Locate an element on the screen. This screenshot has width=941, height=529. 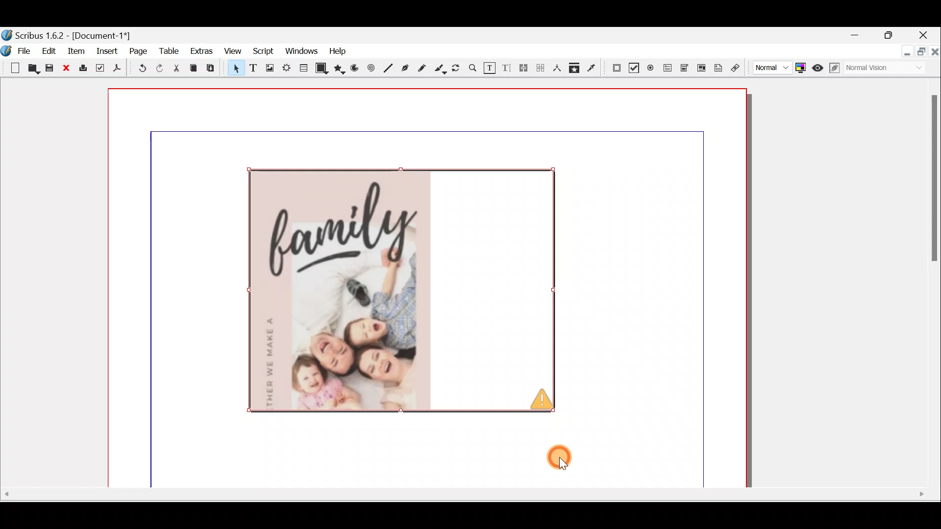
Undo is located at coordinates (138, 70).